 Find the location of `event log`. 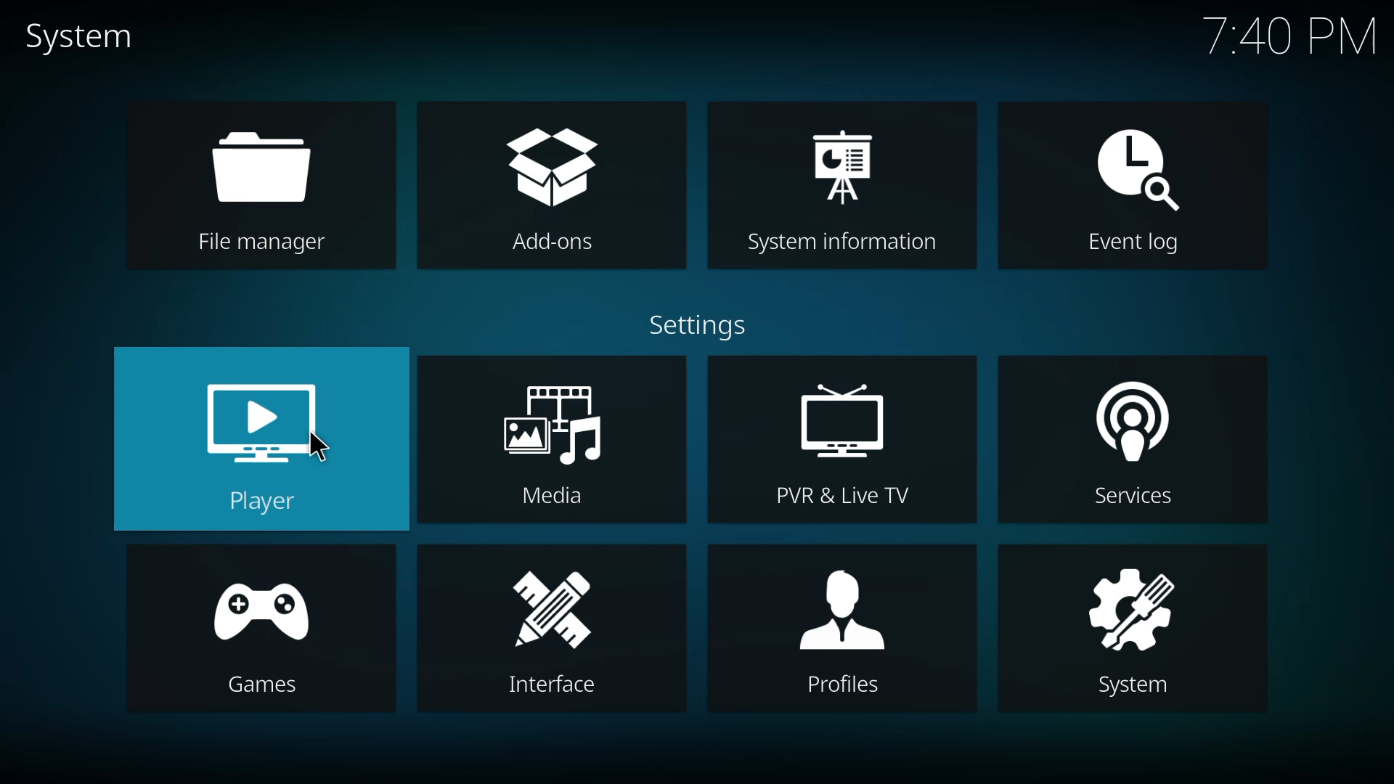

event log is located at coordinates (1120, 185).